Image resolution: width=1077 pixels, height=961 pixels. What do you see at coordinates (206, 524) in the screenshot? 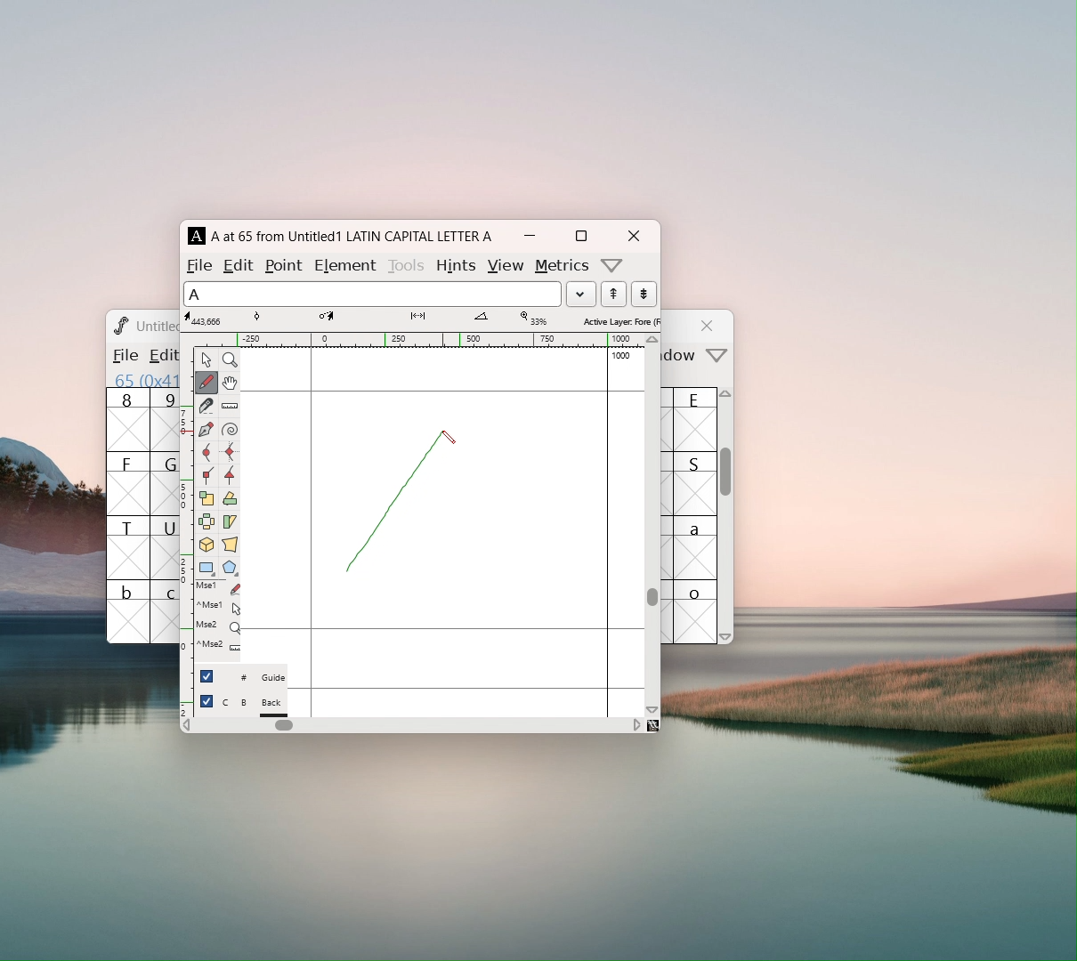
I see `flip selection` at bounding box center [206, 524].